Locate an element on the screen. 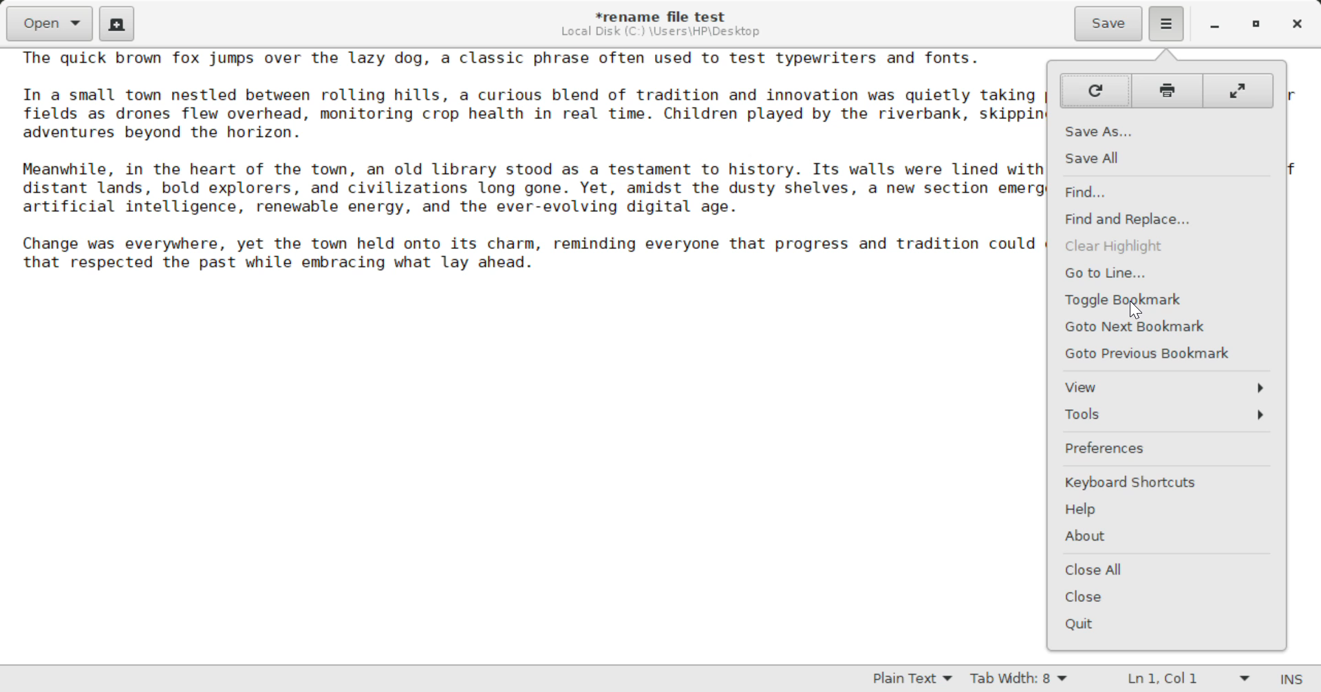  Find is located at coordinates (1168, 192).